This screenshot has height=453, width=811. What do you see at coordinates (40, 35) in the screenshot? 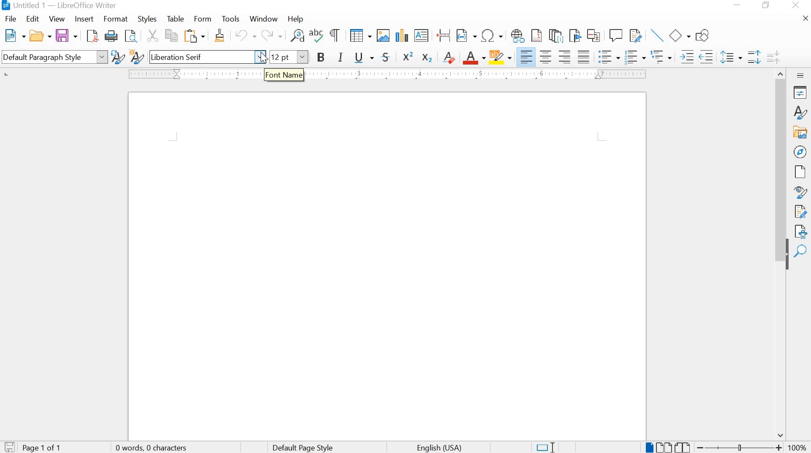
I see `OPEN` at bounding box center [40, 35].